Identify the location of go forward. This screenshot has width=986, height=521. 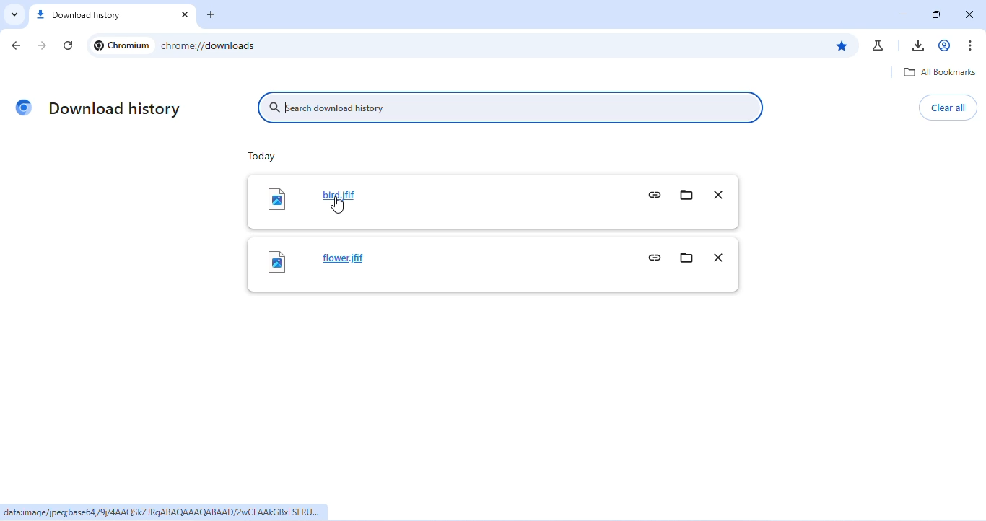
(43, 47).